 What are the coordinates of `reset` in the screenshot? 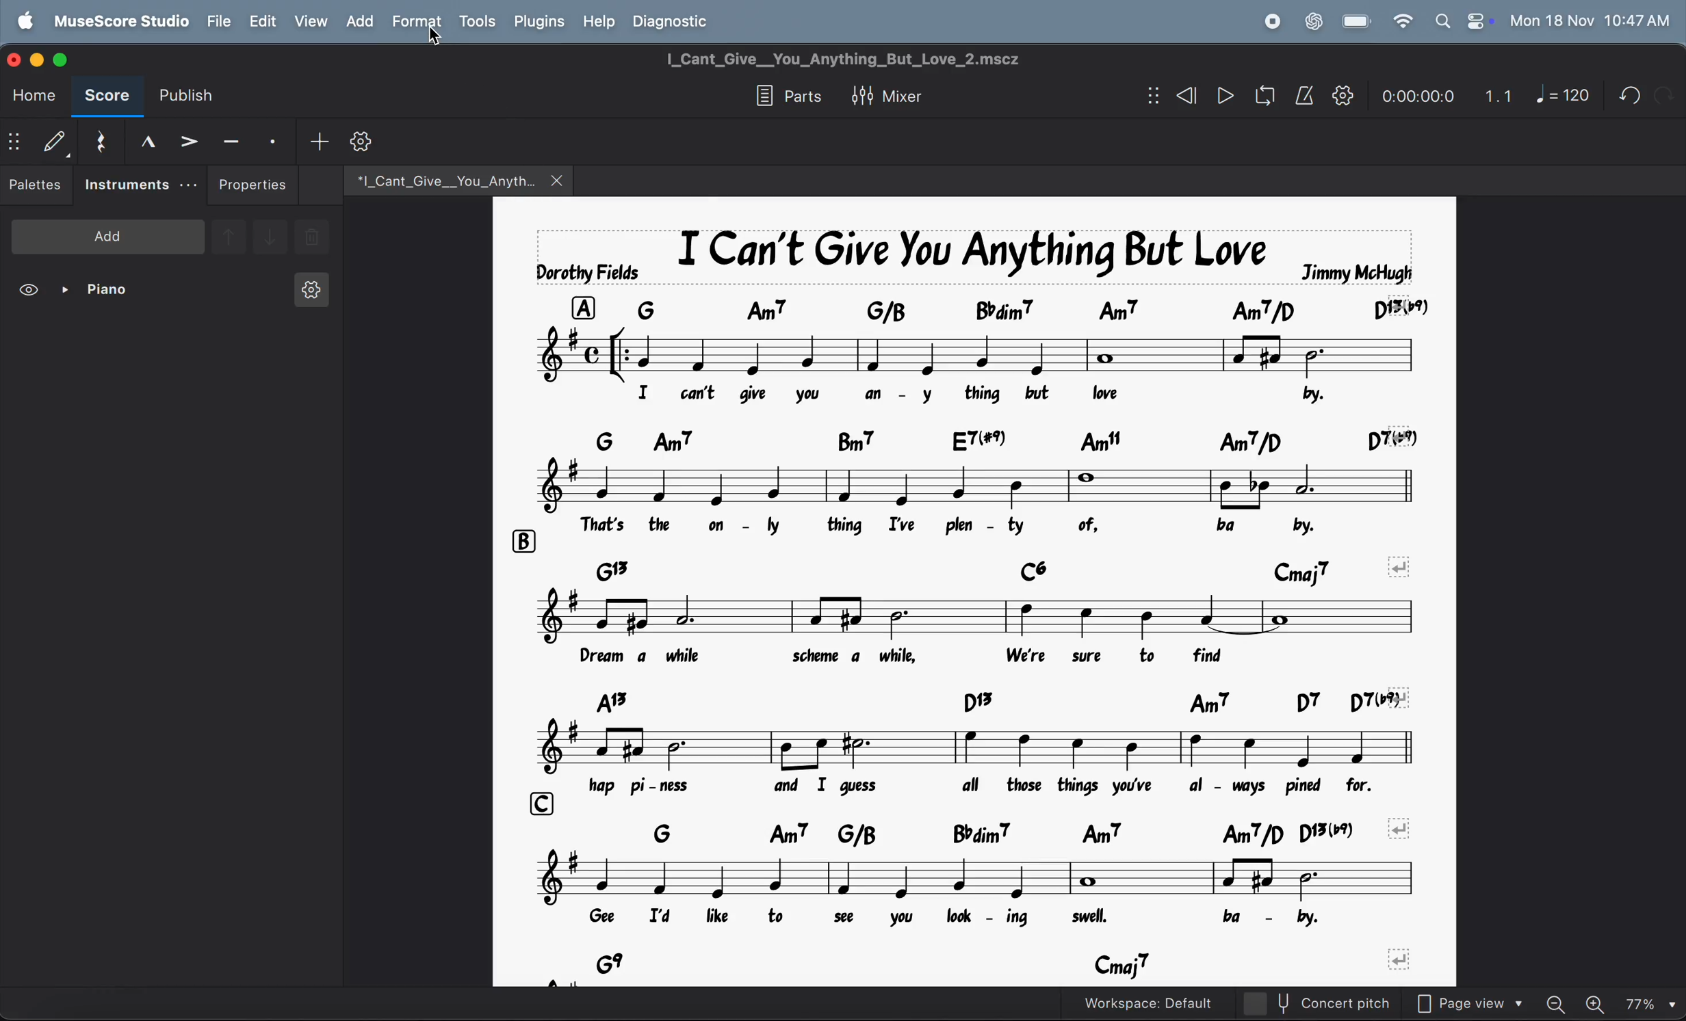 It's located at (99, 139).